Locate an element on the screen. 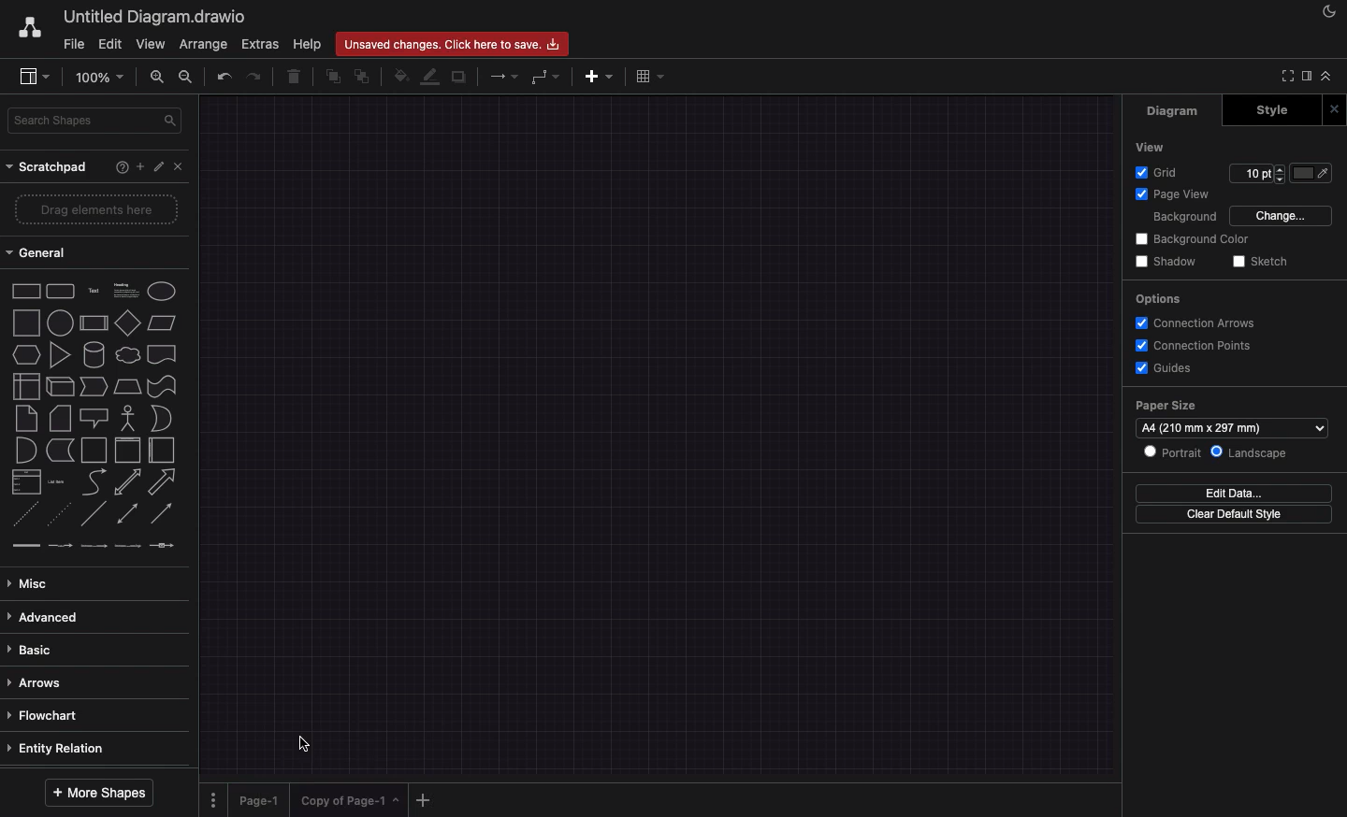 This screenshot has width=1347, height=817. page view is located at coordinates (1173, 195).